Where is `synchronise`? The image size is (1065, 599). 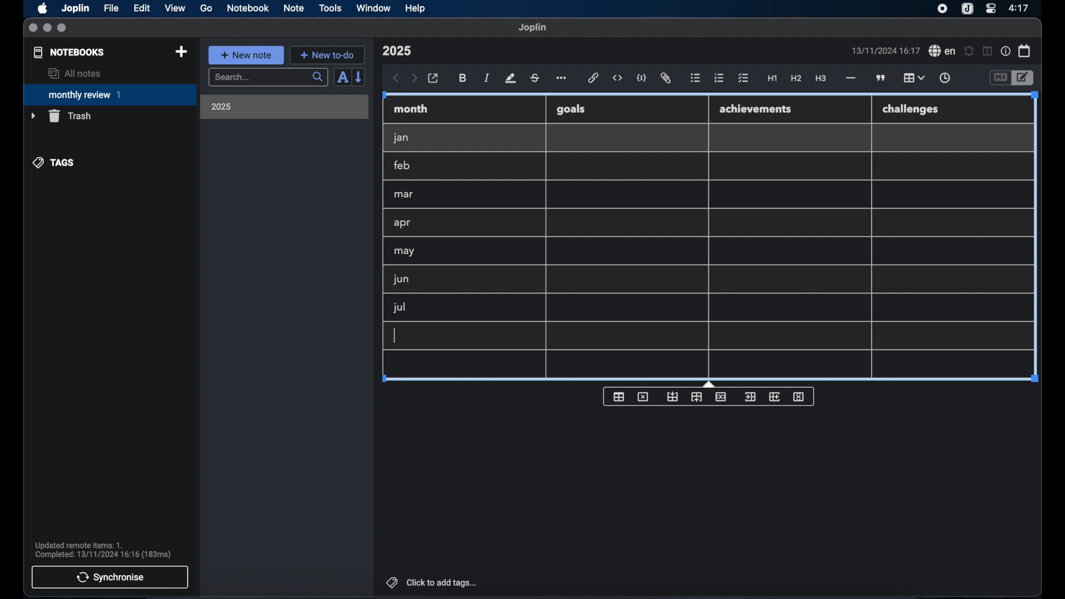
synchronise is located at coordinates (110, 577).